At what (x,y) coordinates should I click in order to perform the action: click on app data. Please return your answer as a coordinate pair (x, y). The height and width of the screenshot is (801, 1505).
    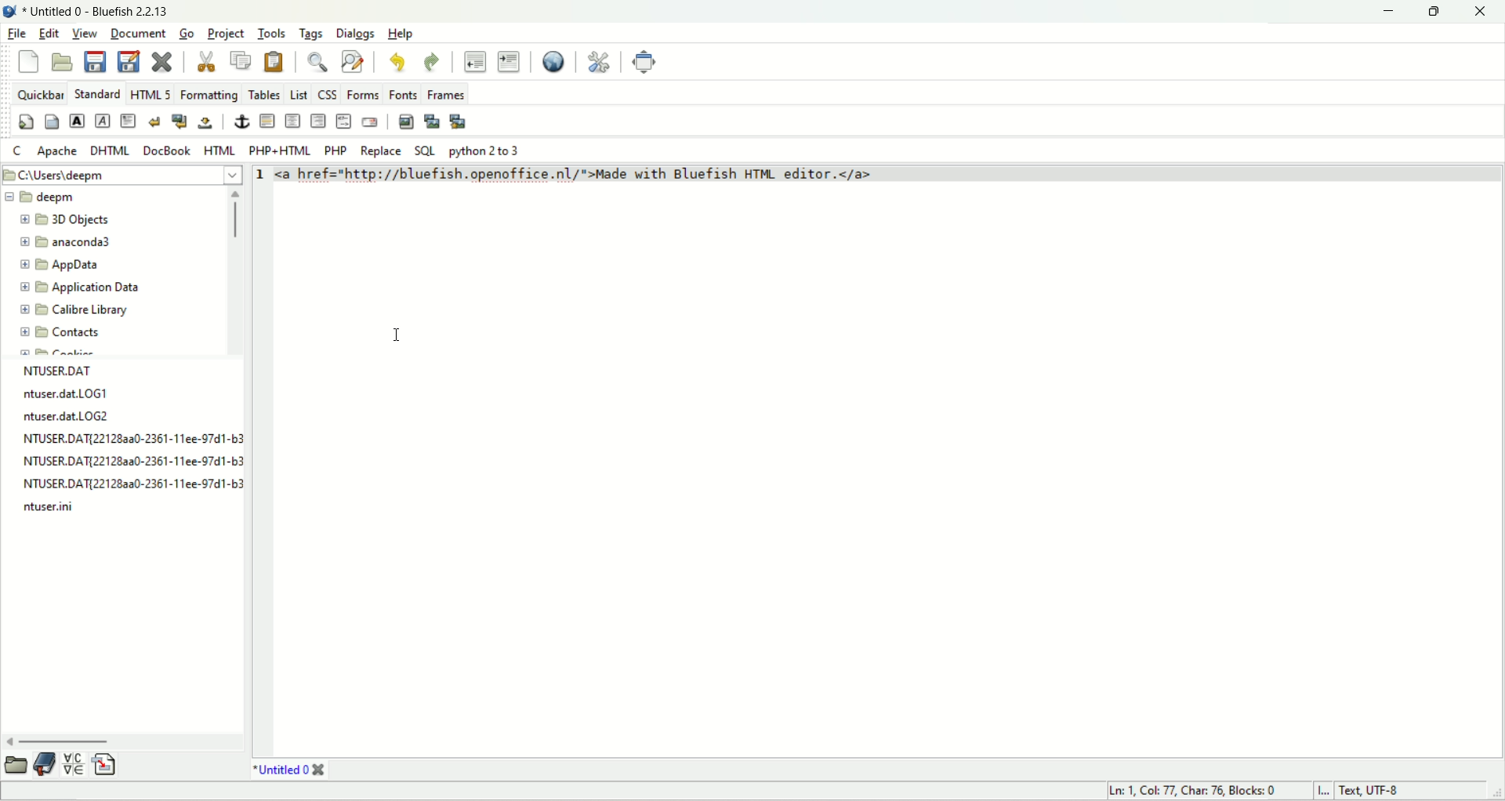
    Looking at the image, I should click on (58, 266).